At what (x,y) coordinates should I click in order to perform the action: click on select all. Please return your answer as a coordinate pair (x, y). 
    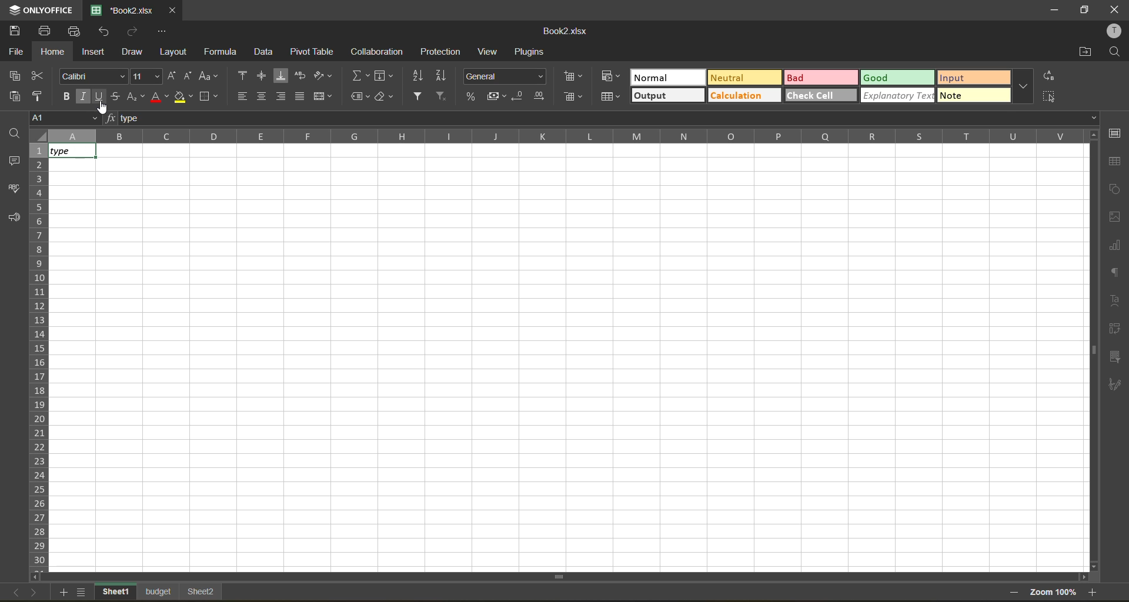
    Looking at the image, I should click on (1048, 97).